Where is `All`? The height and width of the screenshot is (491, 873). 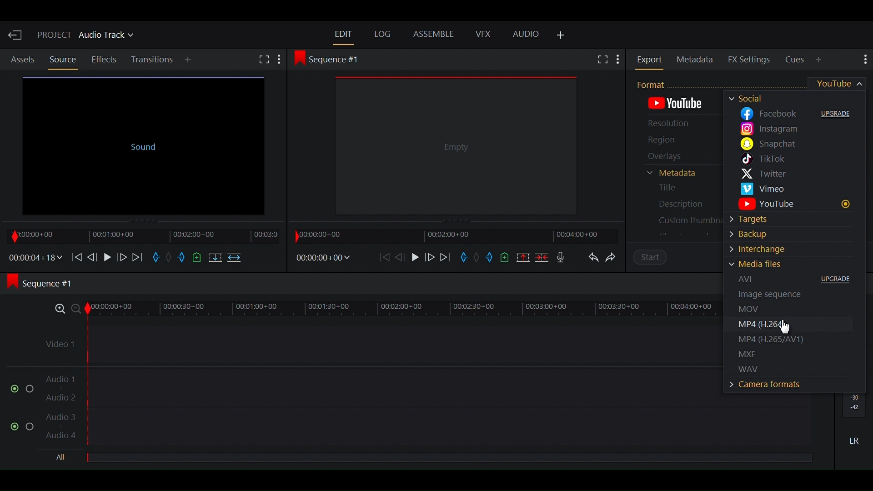
All is located at coordinates (63, 458).